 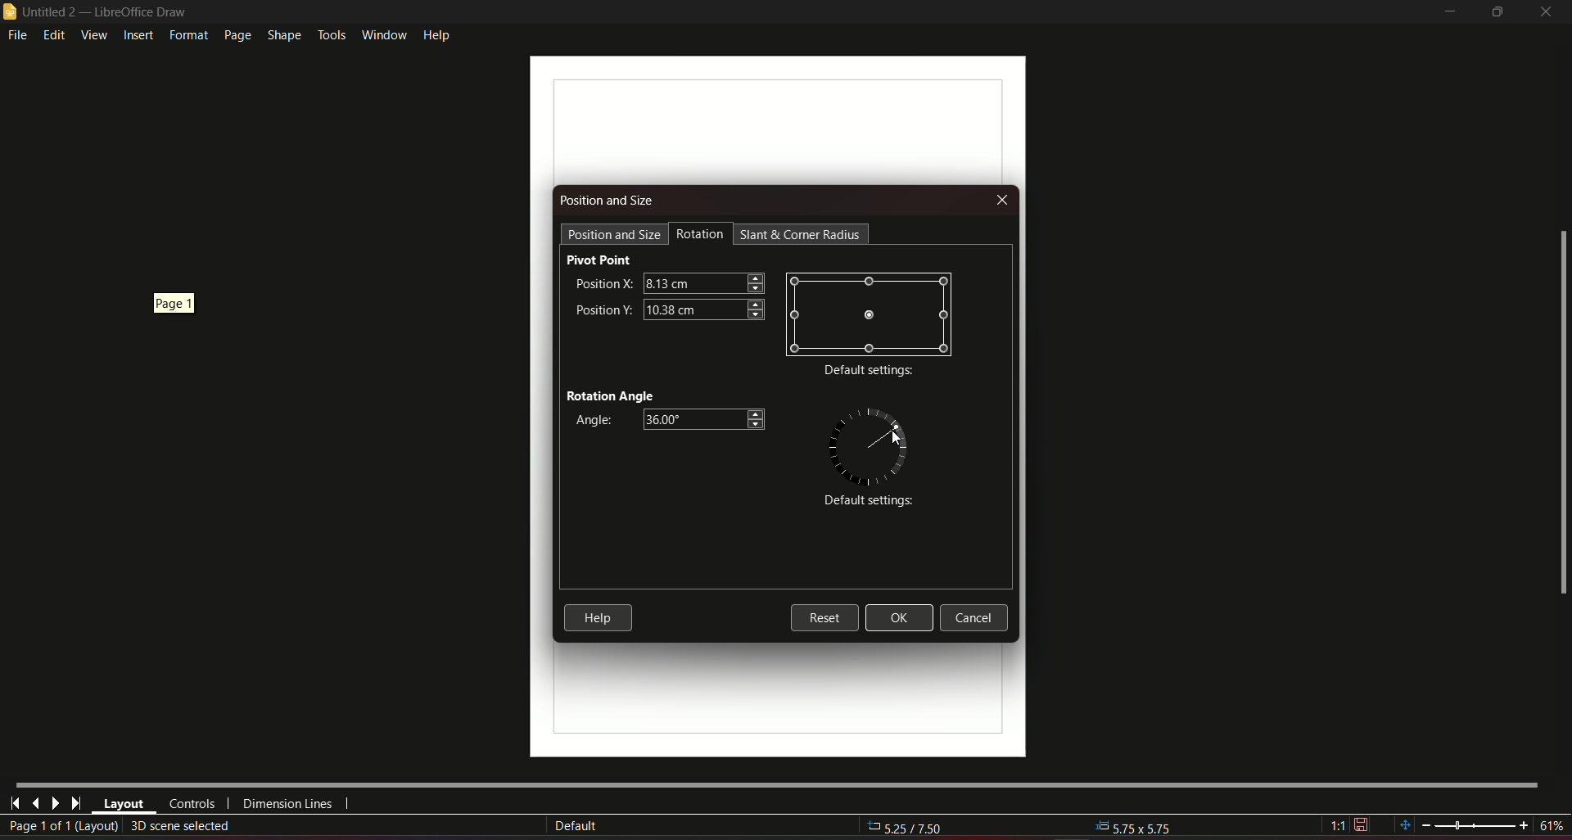 What do you see at coordinates (590, 421) in the screenshot?
I see `Angle` at bounding box center [590, 421].